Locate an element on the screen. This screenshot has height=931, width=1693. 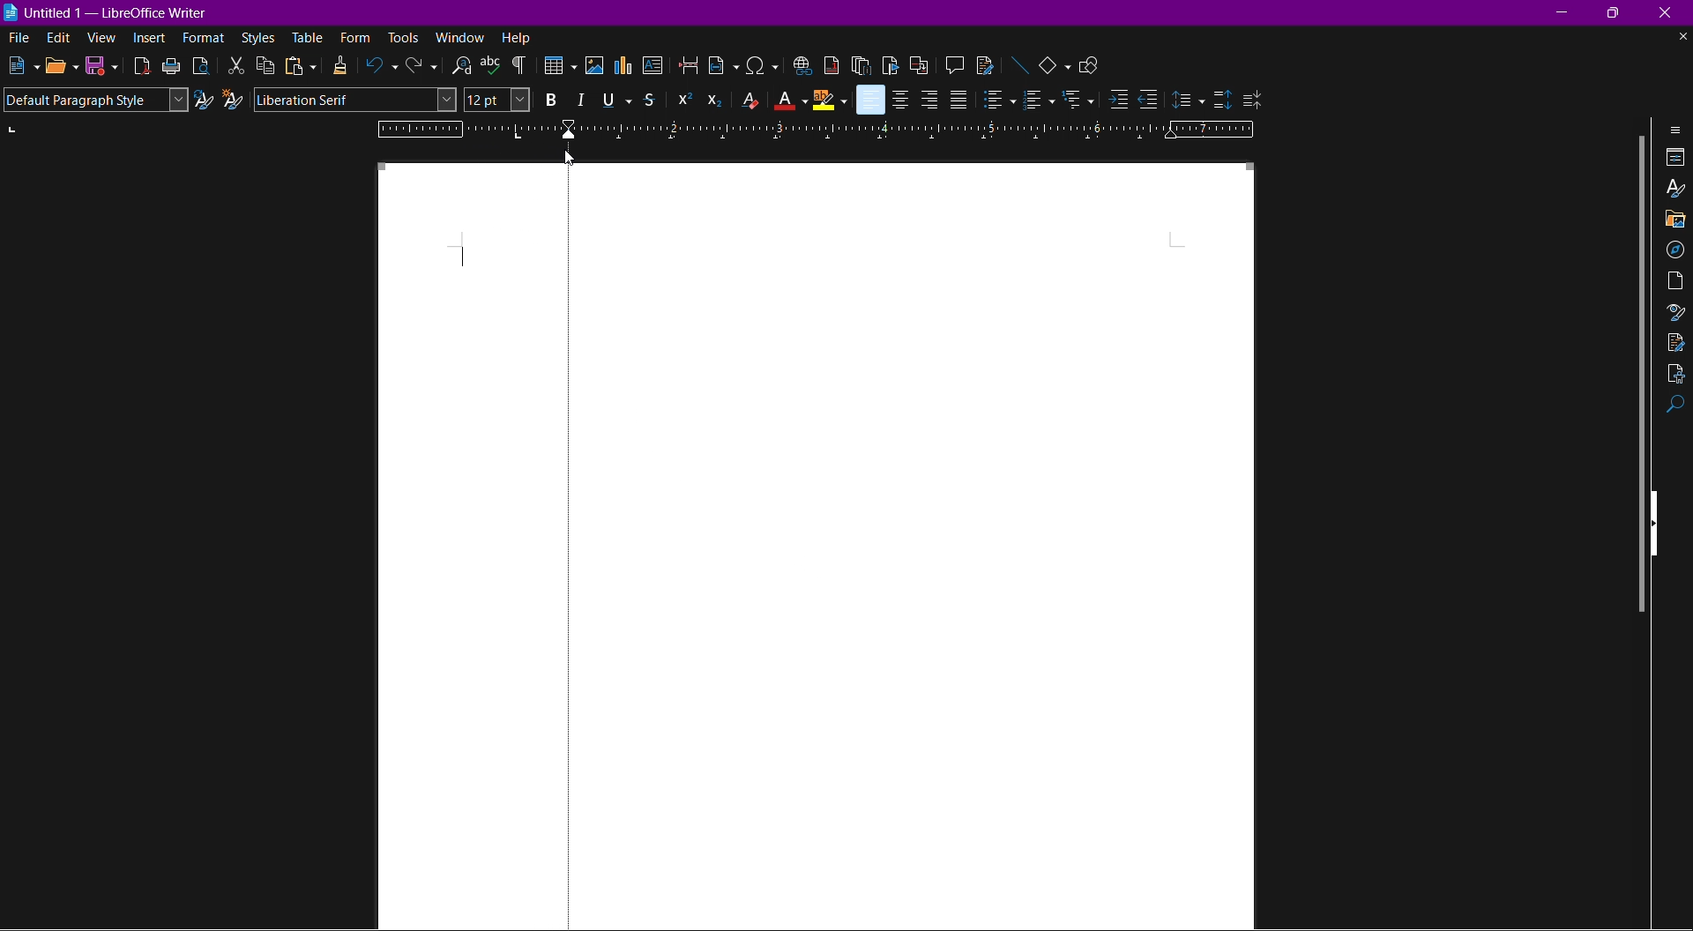
Justified is located at coordinates (958, 100).